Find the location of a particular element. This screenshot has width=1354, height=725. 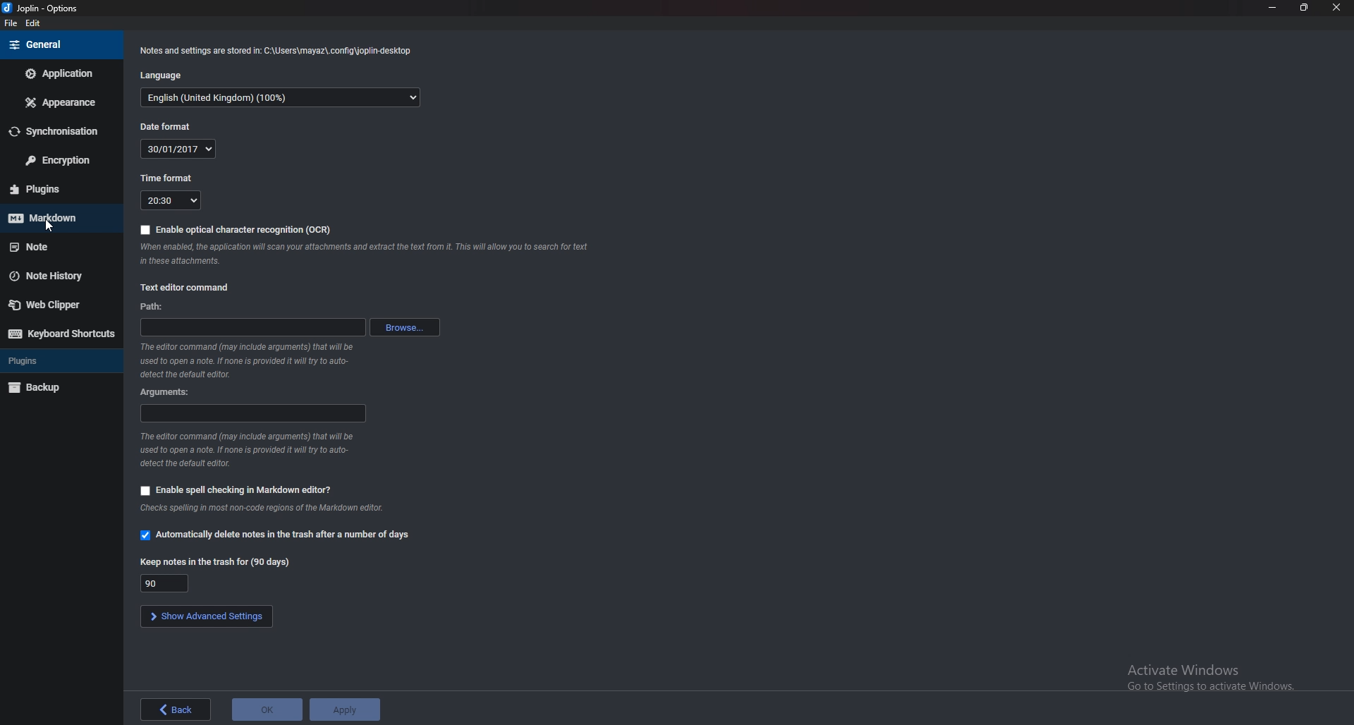

file is located at coordinates (10, 24).